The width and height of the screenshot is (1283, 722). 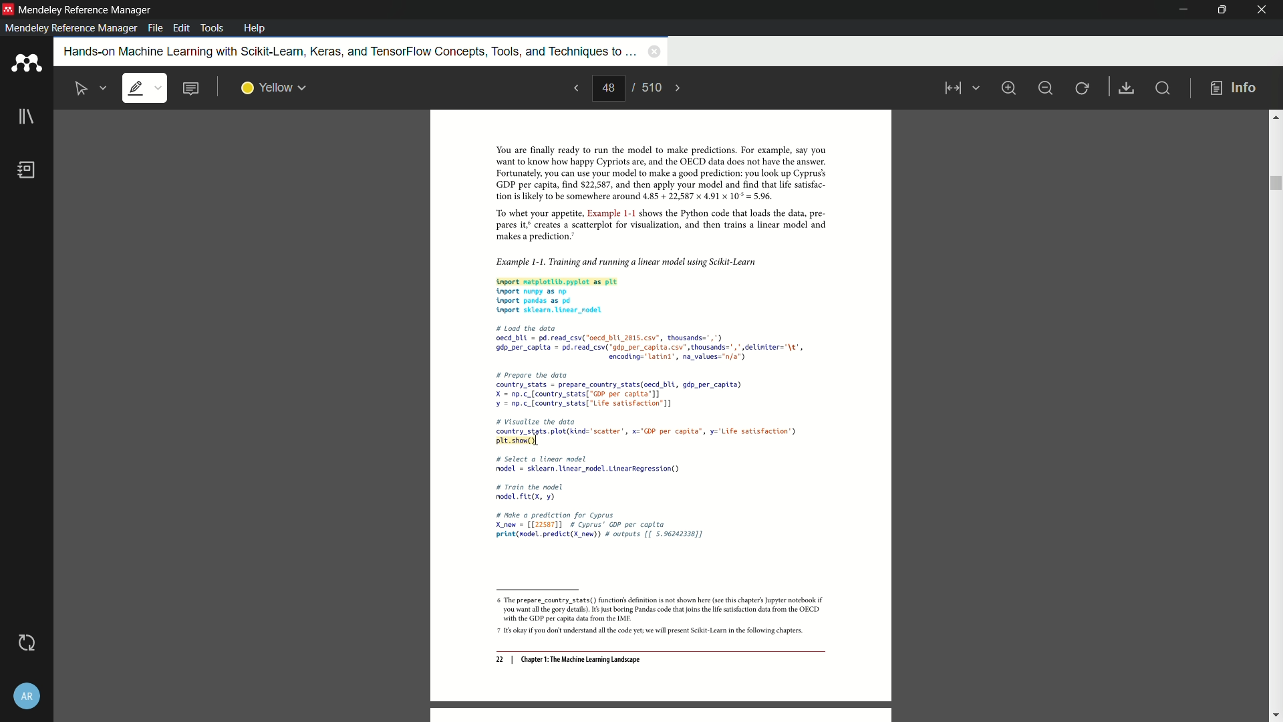 I want to click on rotate, so click(x=1083, y=89).